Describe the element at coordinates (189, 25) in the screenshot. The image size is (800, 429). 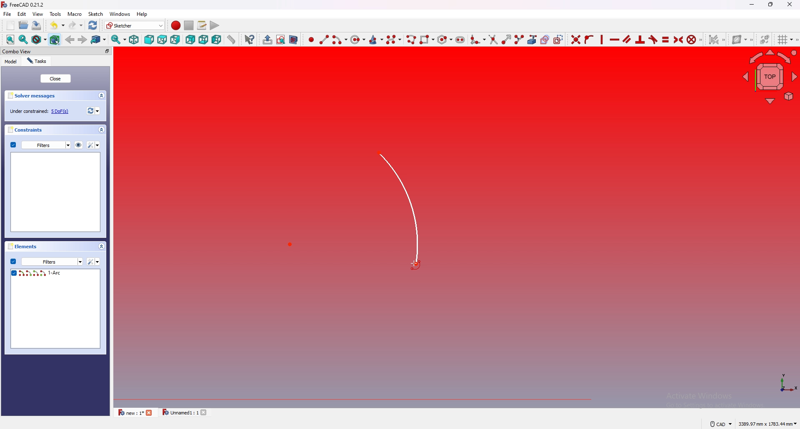
I see `stop macro` at that location.